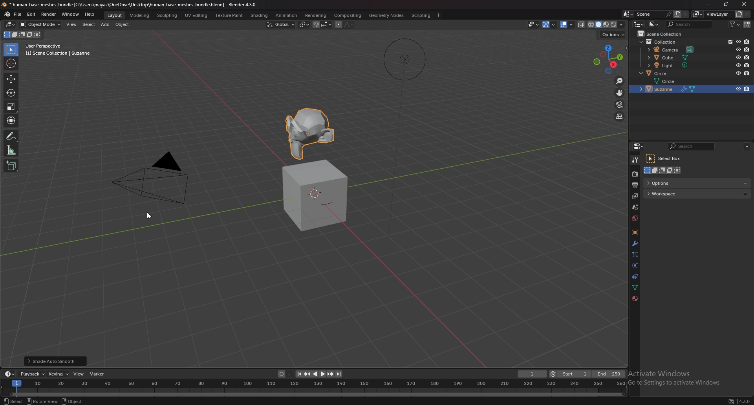 The width and height of the screenshot is (754, 405). What do you see at coordinates (635, 244) in the screenshot?
I see `modifier` at bounding box center [635, 244].